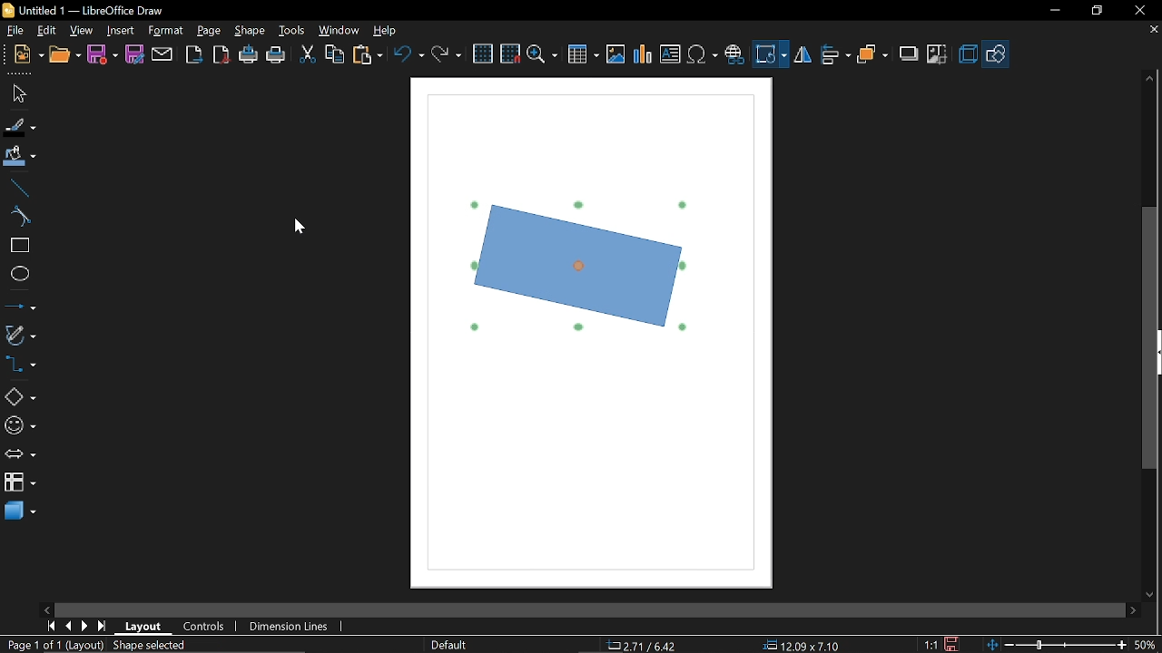  I want to click on Diagram rotated 15 degrees, so click(590, 281).